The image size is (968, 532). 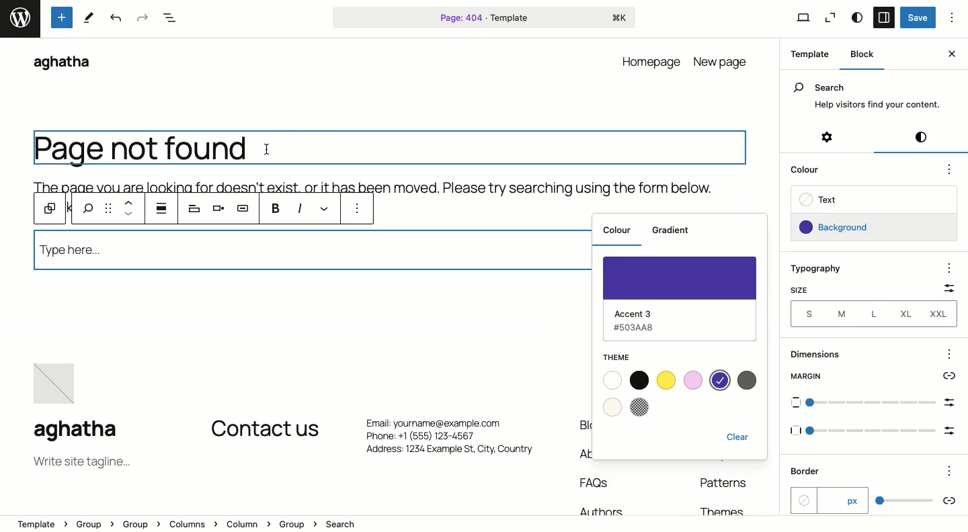 What do you see at coordinates (807, 172) in the screenshot?
I see `Color` at bounding box center [807, 172].